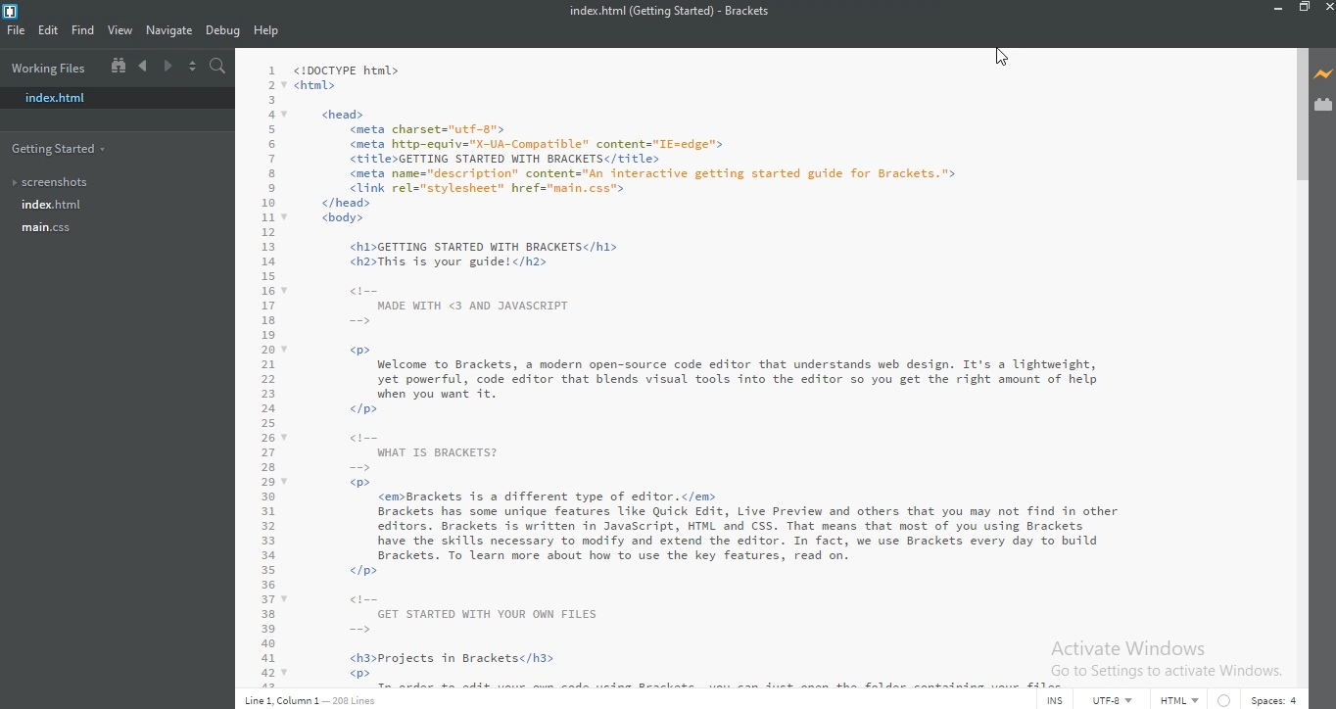  What do you see at coordinates (48, 227) in the screenshot?
I see `main.css` at bounding box center [48, 227].